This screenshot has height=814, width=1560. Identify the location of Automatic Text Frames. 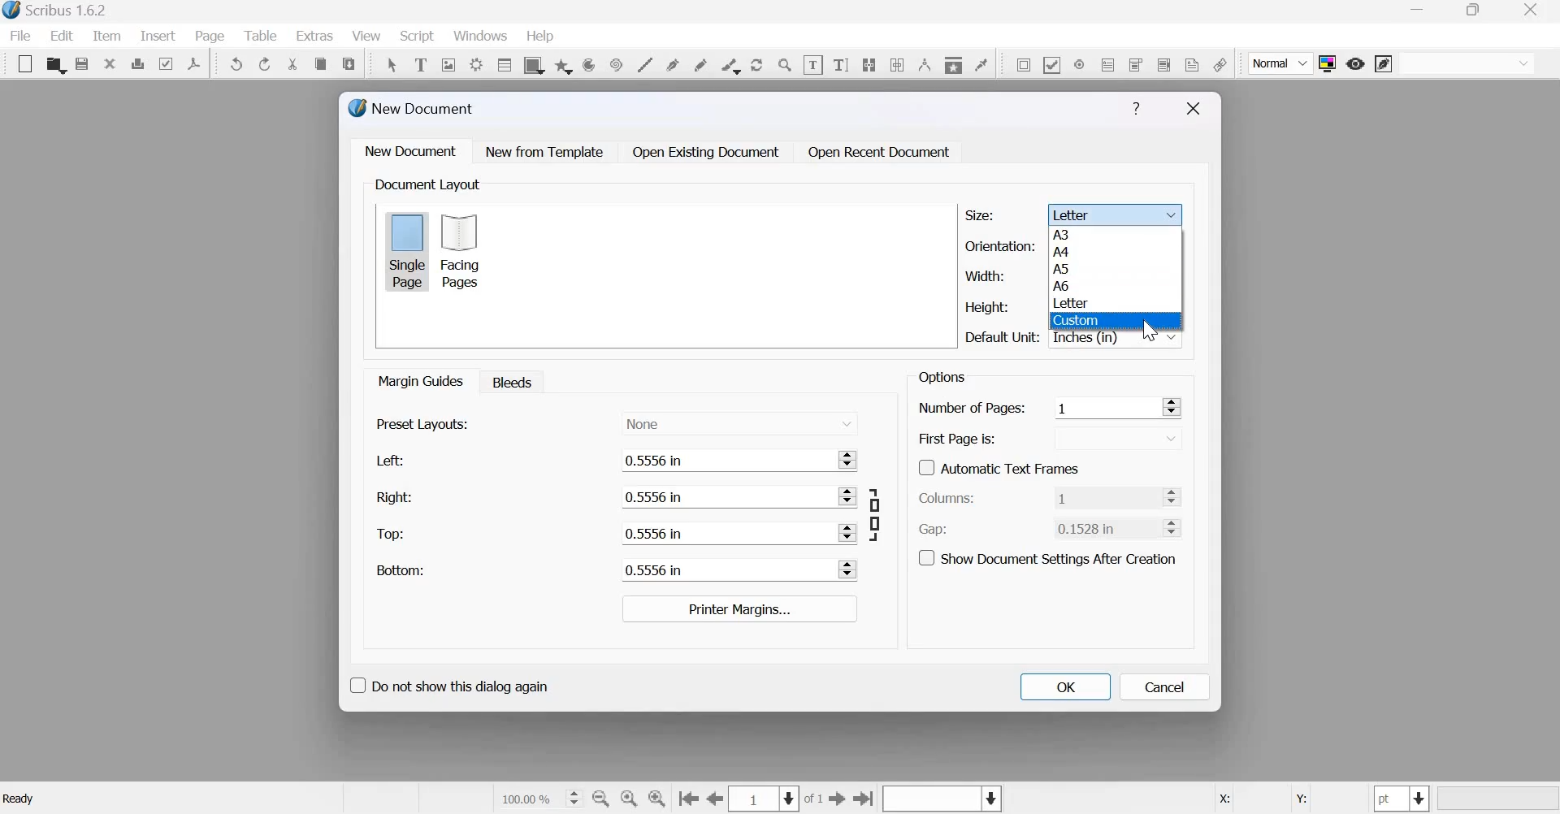
(999, 466).